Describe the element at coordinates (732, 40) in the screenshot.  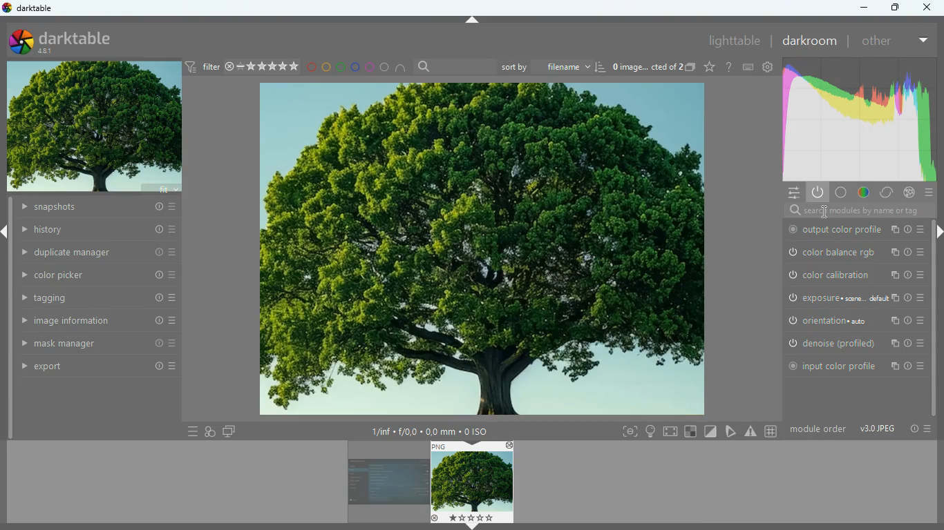
I see `lighttable` at that location.